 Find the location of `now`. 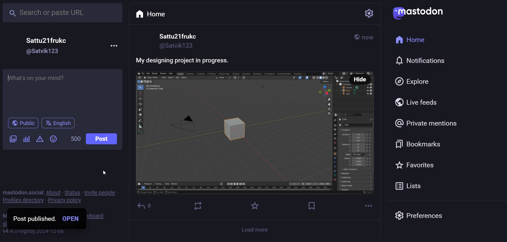

now is located at coordinates (370, 38).